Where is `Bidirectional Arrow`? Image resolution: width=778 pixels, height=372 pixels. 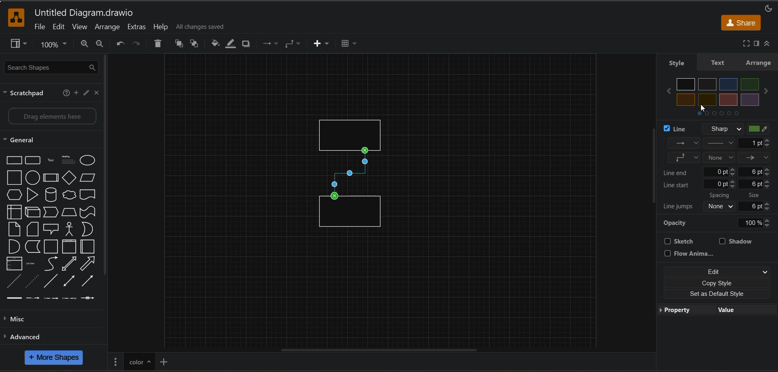
Bidirectional Arrow is located at coordinates (68, 280).